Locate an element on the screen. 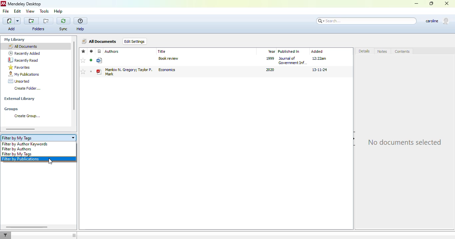  horizontal scroll bar is located at coordinates (27, 227).